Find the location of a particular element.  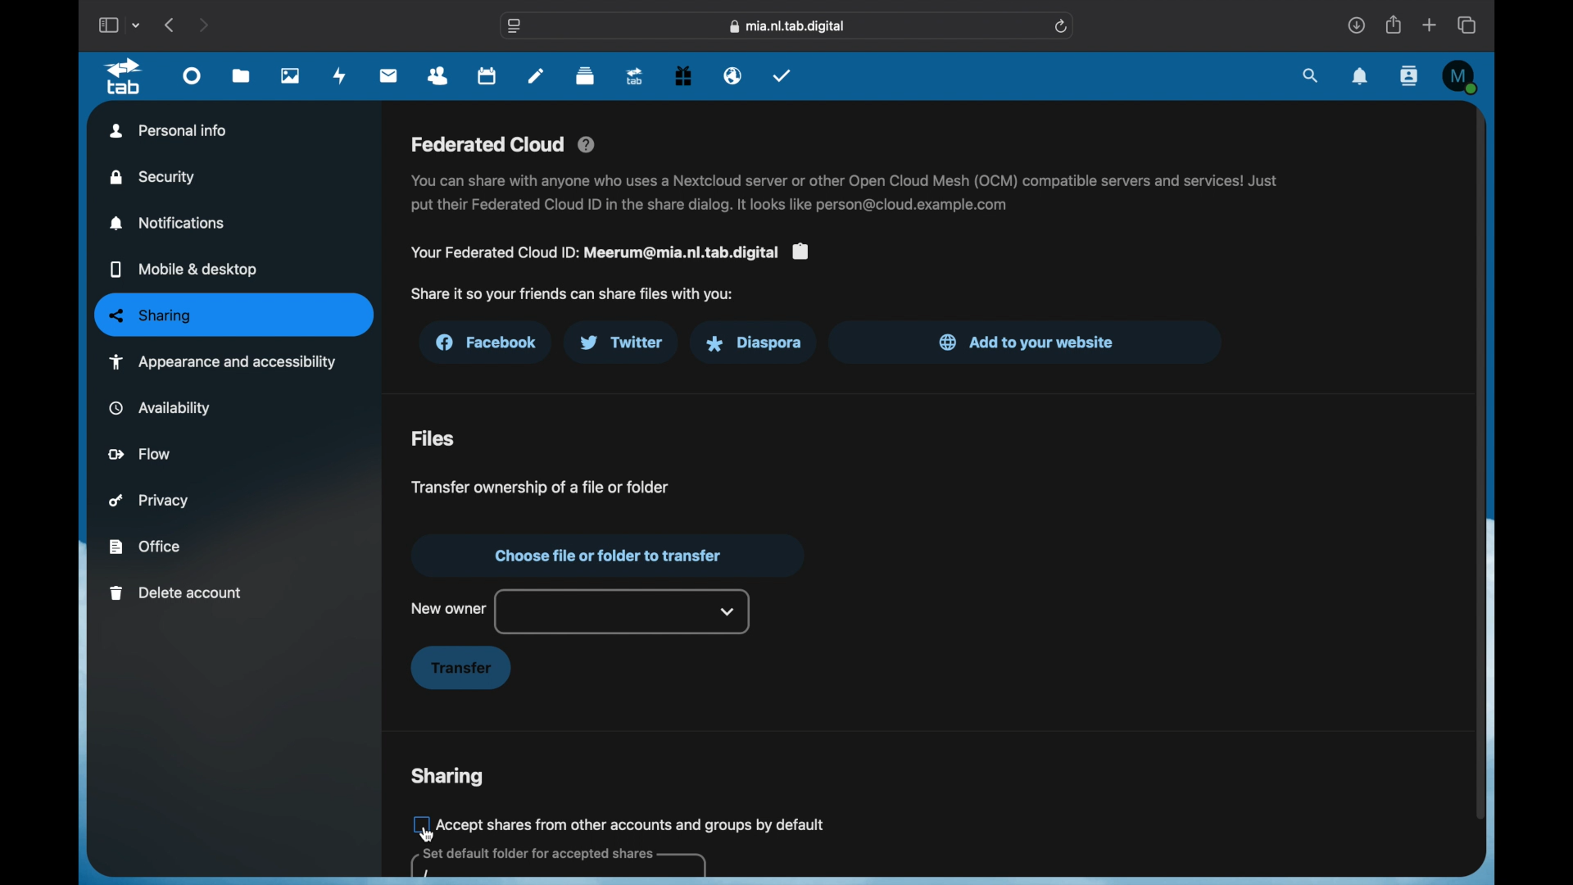

email is located at coordinates (733, 76).